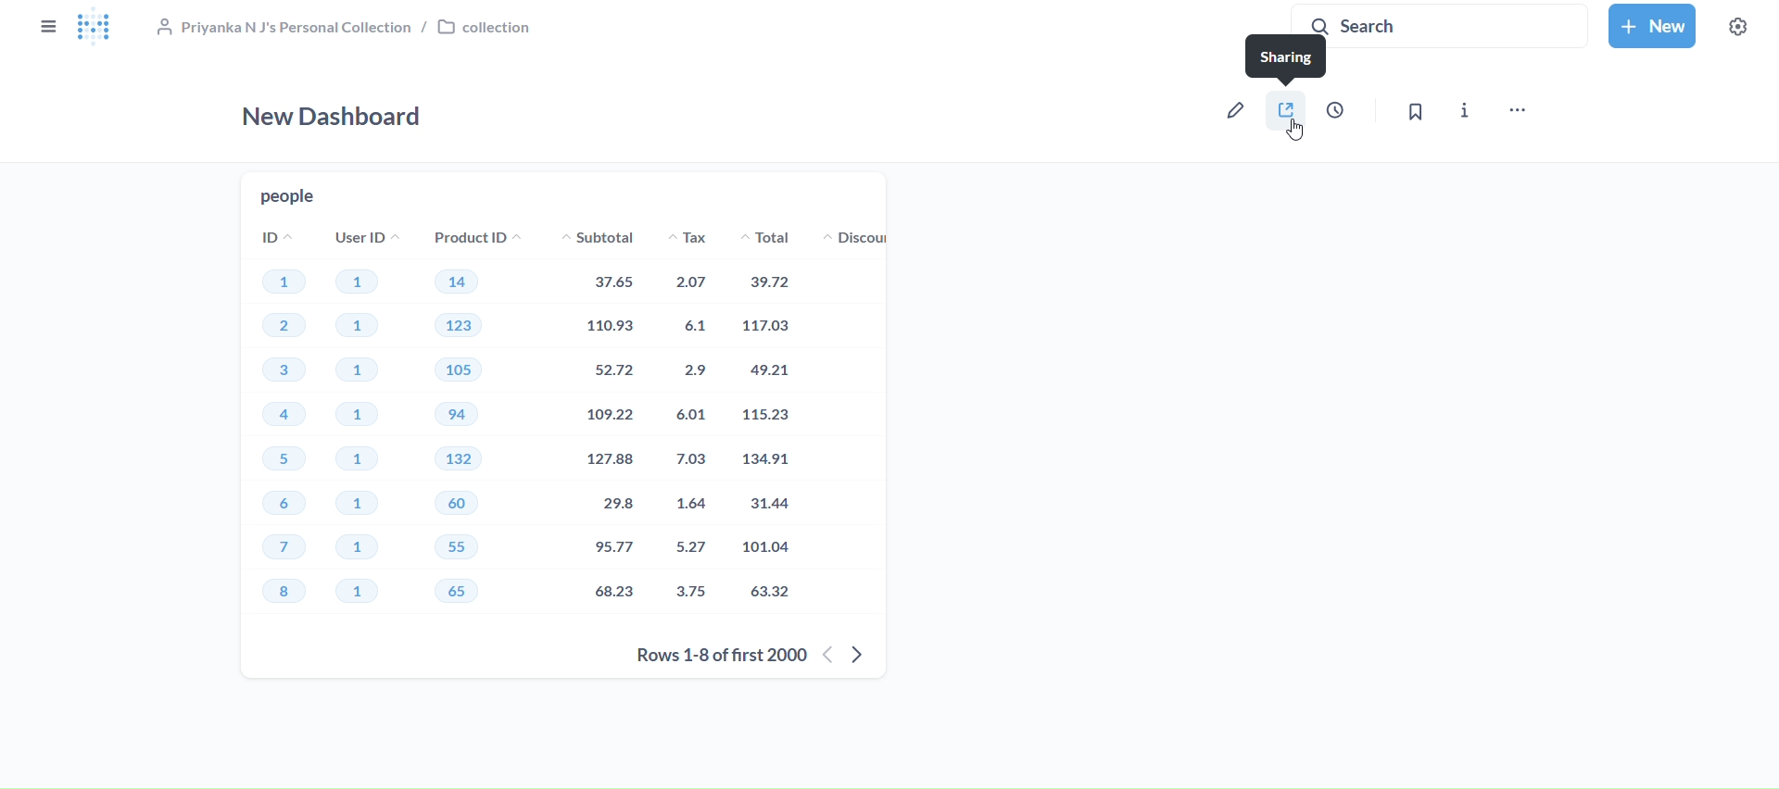  Describe the element at coordinates (1466, 111) in the screenshot. I see `info` at that location.